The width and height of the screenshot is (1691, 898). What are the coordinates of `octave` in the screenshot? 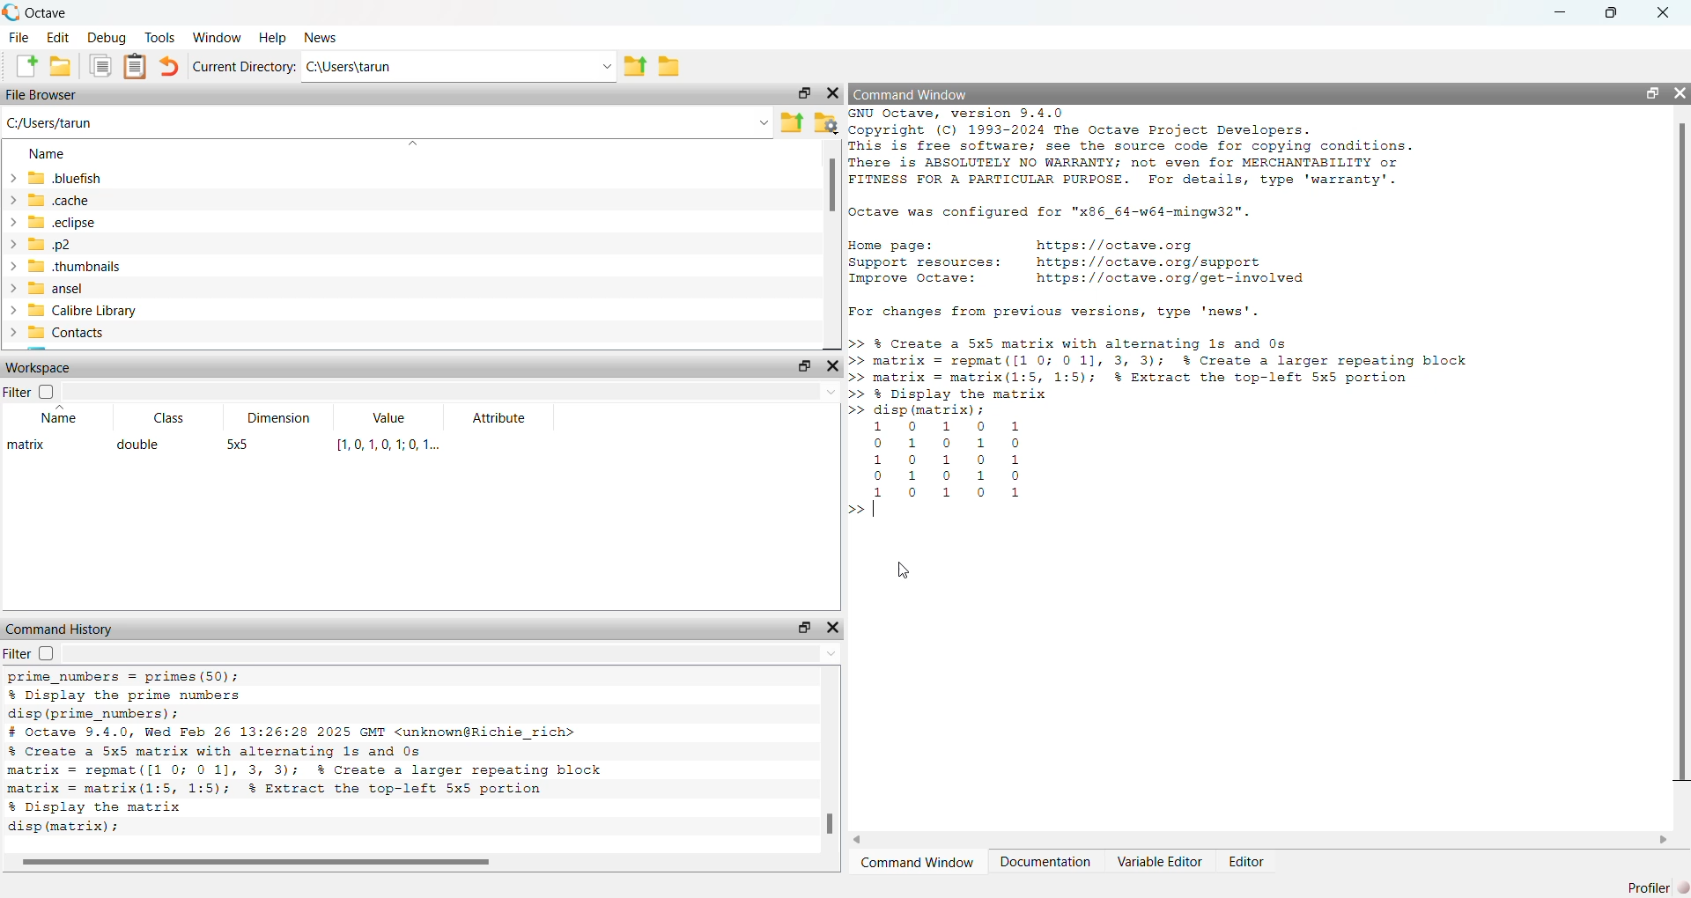 It's located at (49, 13).